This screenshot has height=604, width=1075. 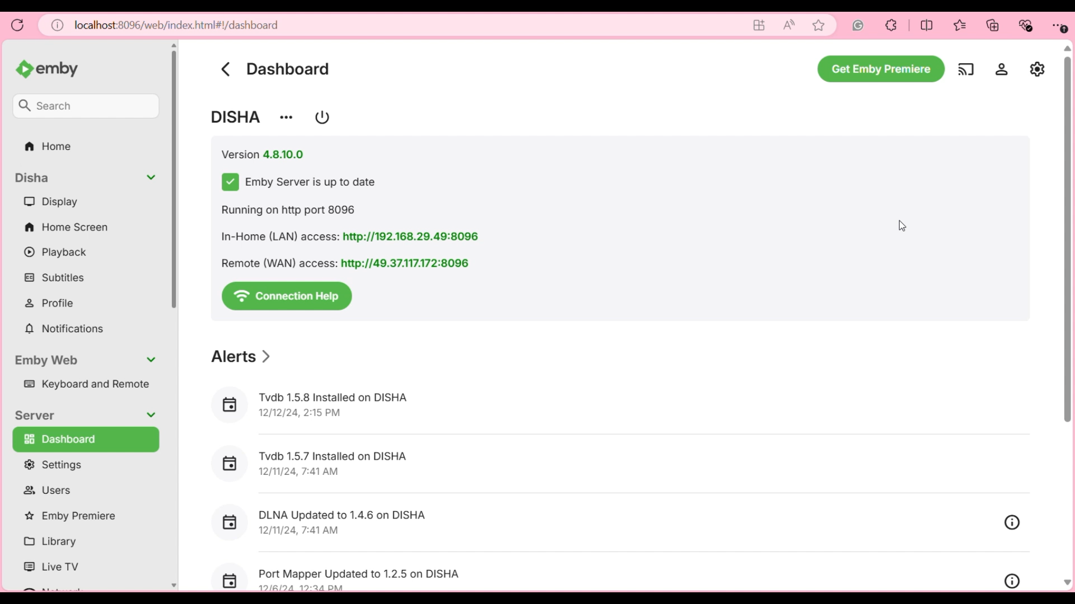 What do you see at coordinates (83, 303) in the screenshot?
I see `Profile` at bounding box center [83, 303].